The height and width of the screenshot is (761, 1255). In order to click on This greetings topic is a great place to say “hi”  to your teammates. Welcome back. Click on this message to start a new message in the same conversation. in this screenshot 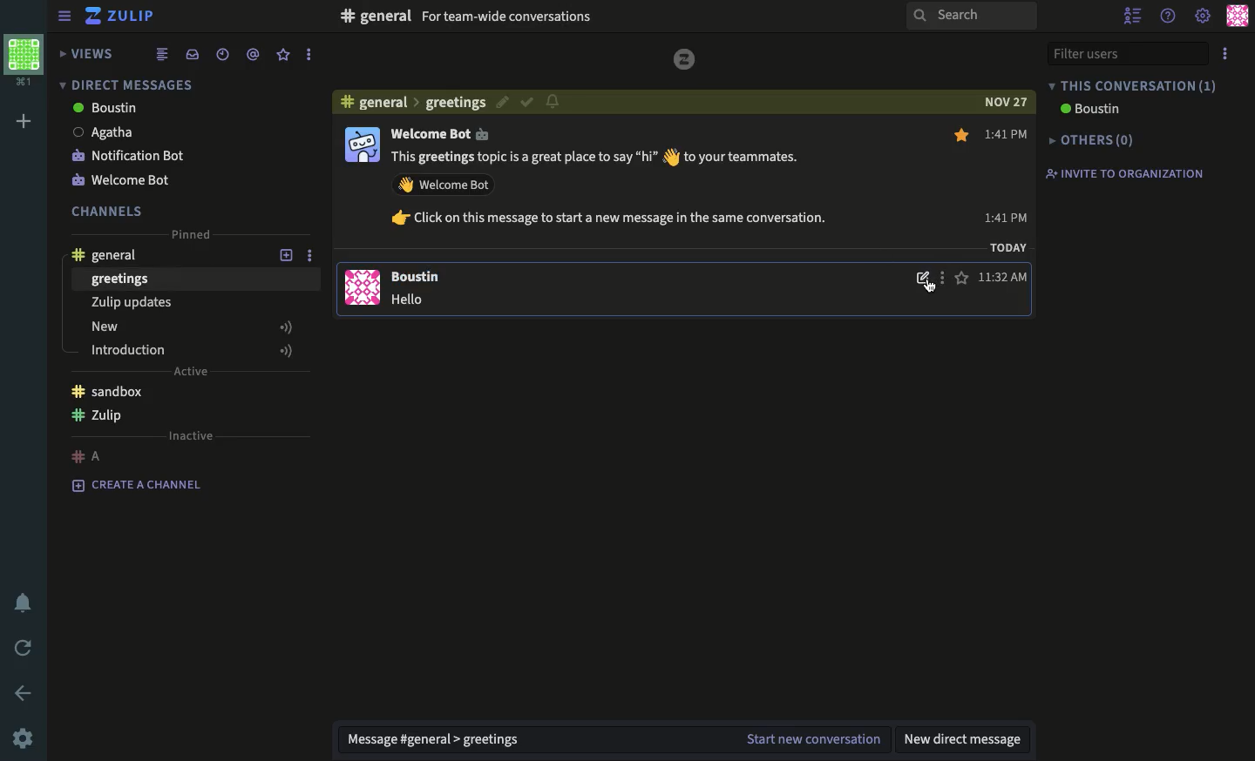, I will do `click(626, 194)`.